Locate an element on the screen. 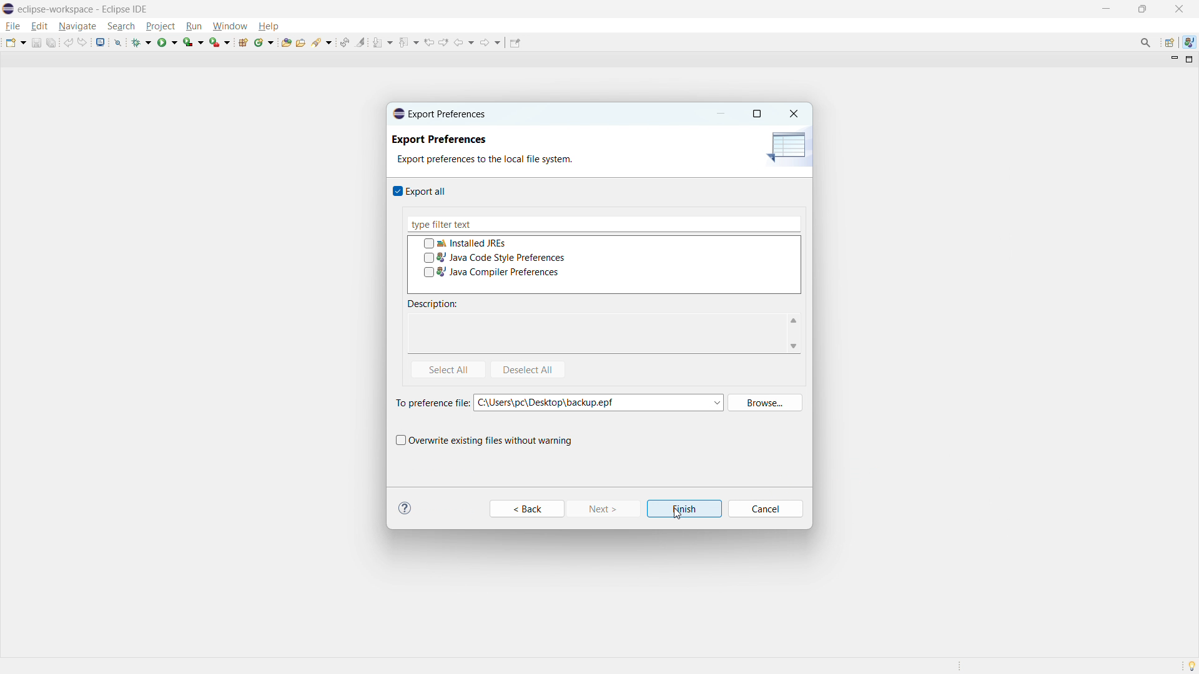 This screenshot has height=674, width=1199. save is located at coordinates (36, 43).